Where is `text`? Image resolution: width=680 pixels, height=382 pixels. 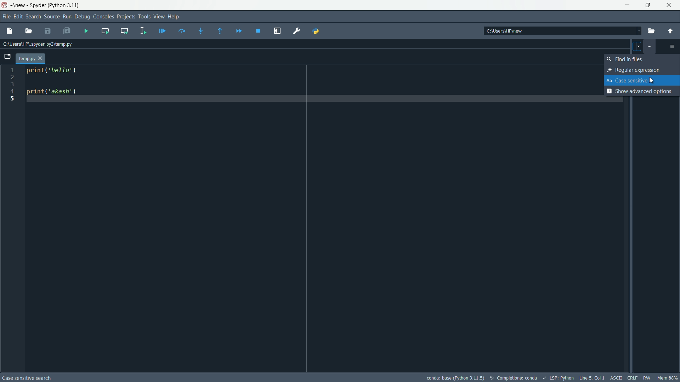
text is located at coordinates (27, 379).